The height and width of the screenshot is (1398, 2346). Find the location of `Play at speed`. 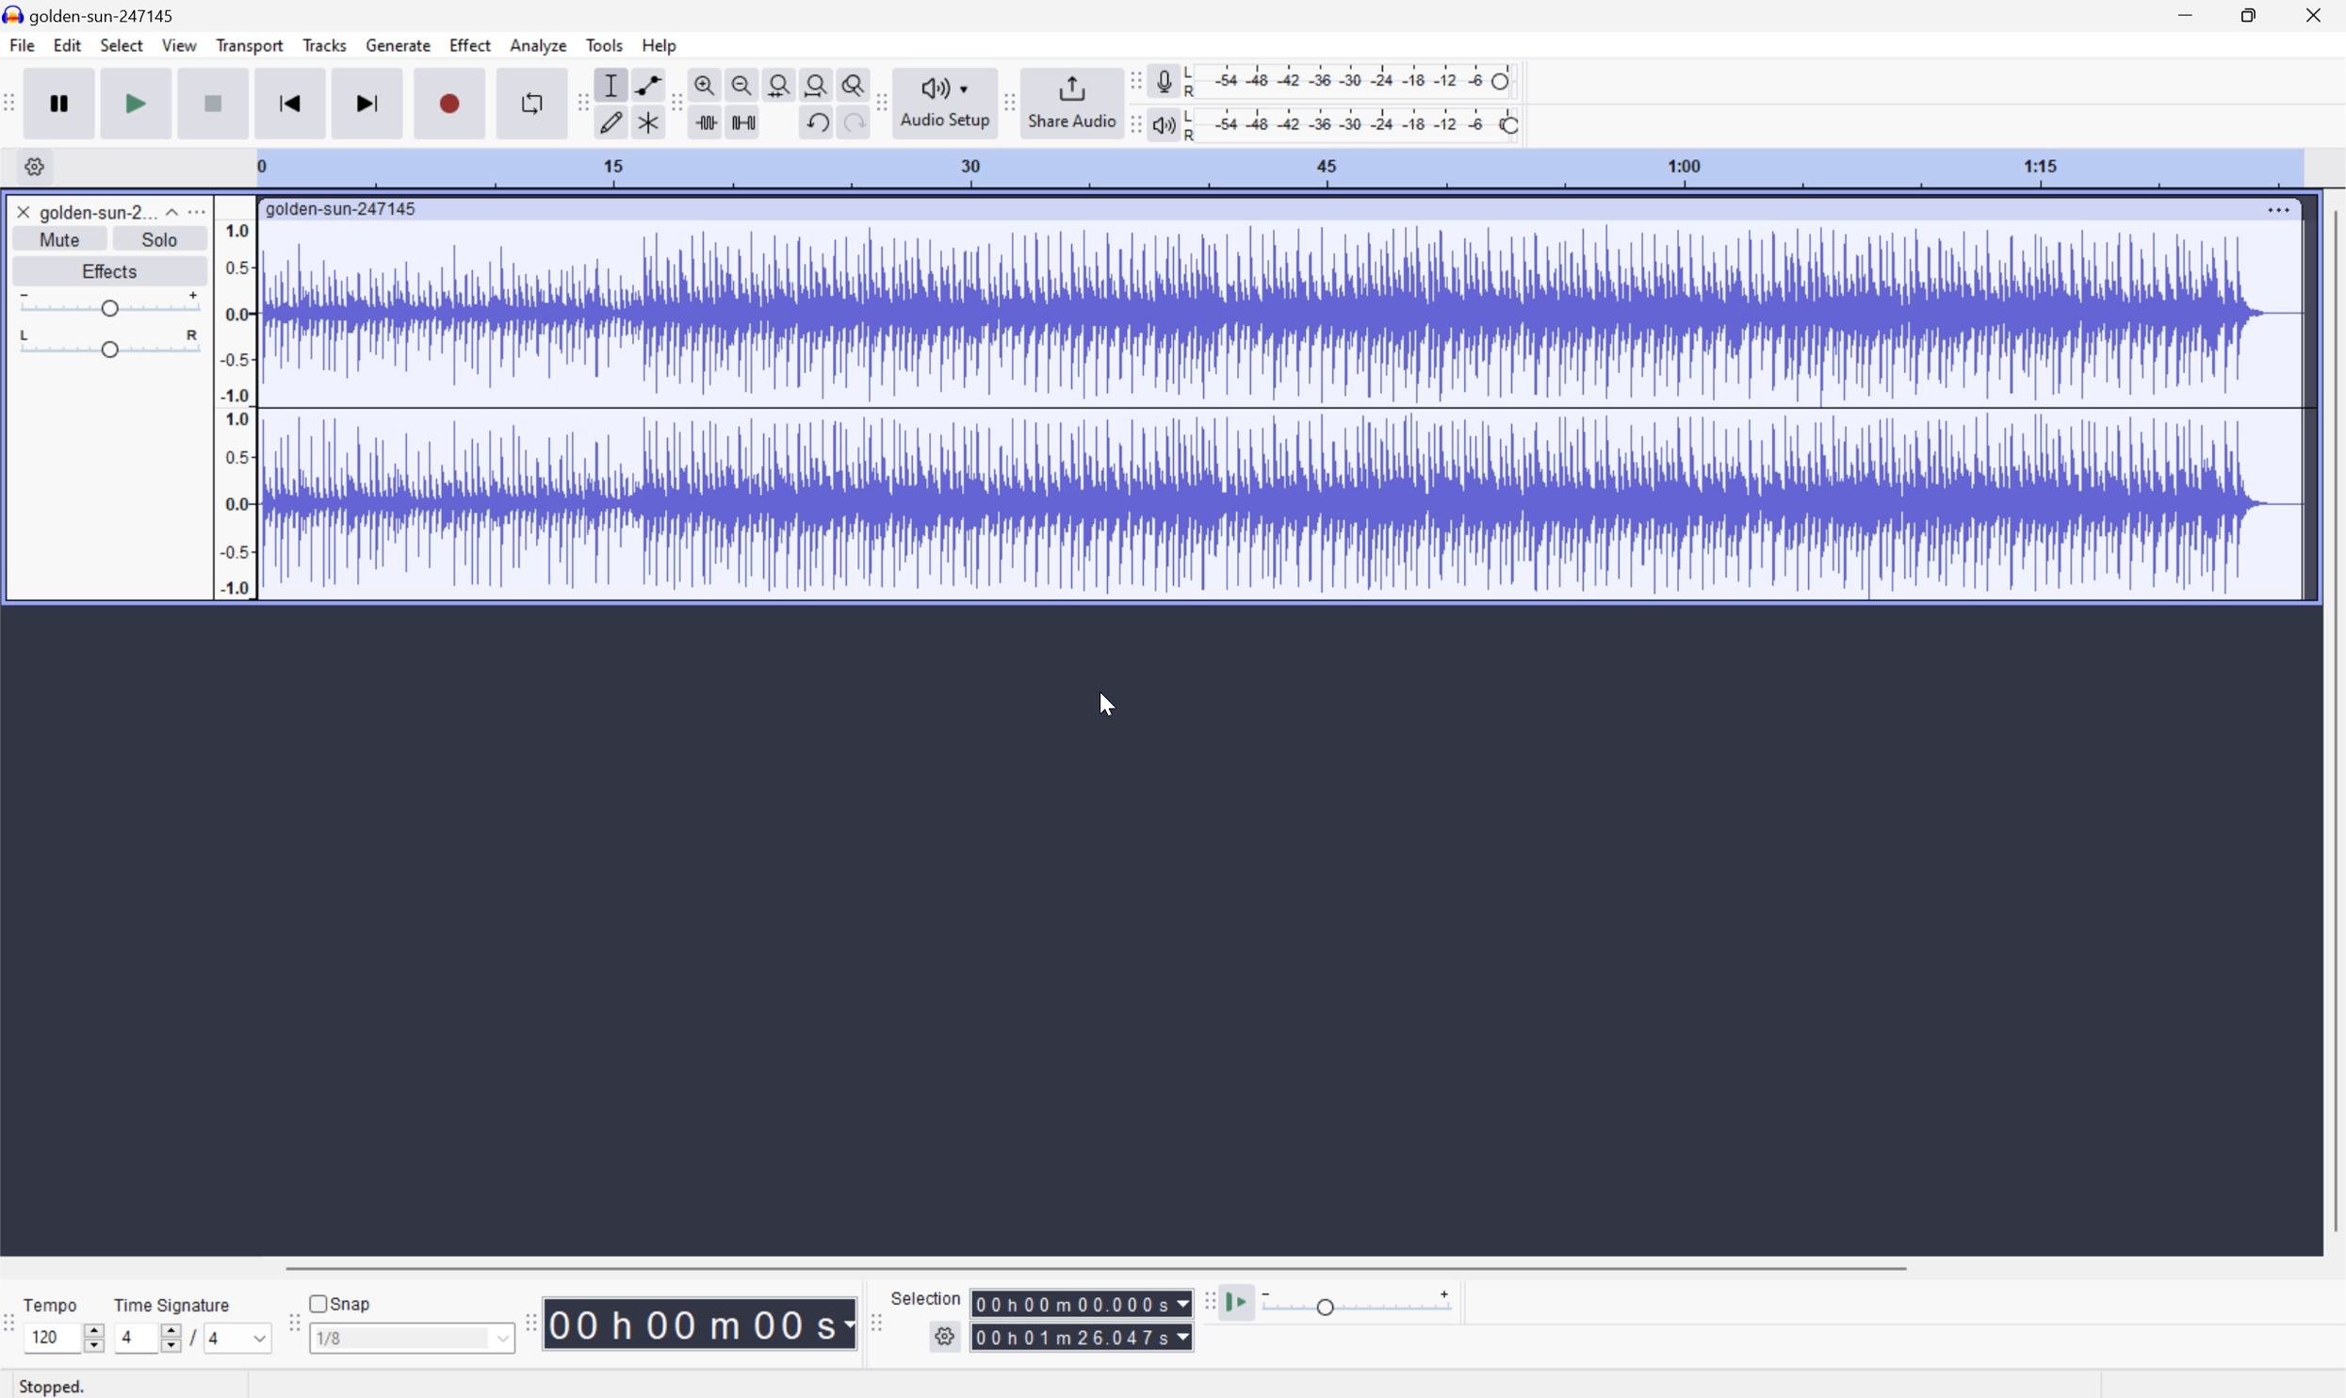

Play at speed is located at coordinates (1242, 1299).